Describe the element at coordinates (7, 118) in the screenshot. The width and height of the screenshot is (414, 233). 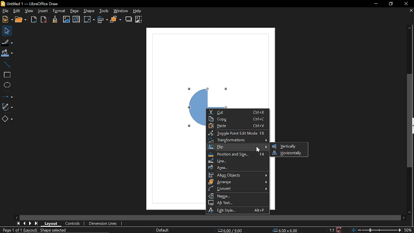
I see `Basic shapes` at that location.